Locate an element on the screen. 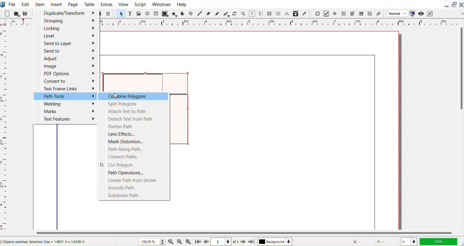 The height and width of the screenshot is (246, 464). Drop down box is located at coordinates (459, 13).